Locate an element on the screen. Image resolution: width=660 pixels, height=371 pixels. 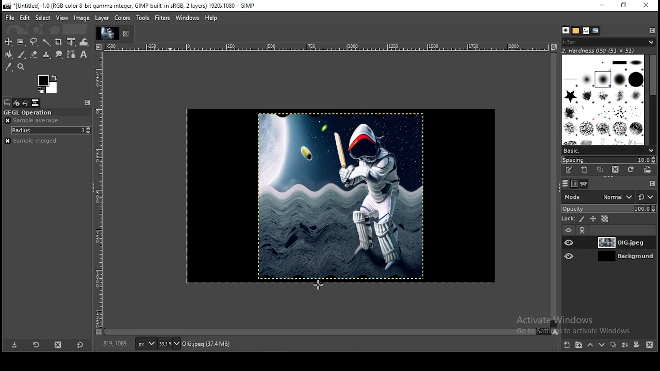
radius is located at coordinates (52, 130).